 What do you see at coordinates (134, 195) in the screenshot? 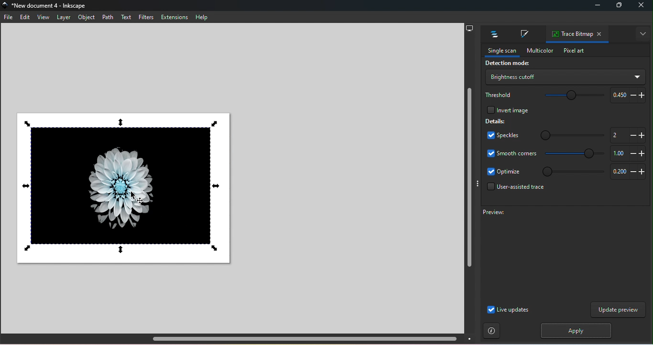
I see `cursor` at bounding box center [134, 195].